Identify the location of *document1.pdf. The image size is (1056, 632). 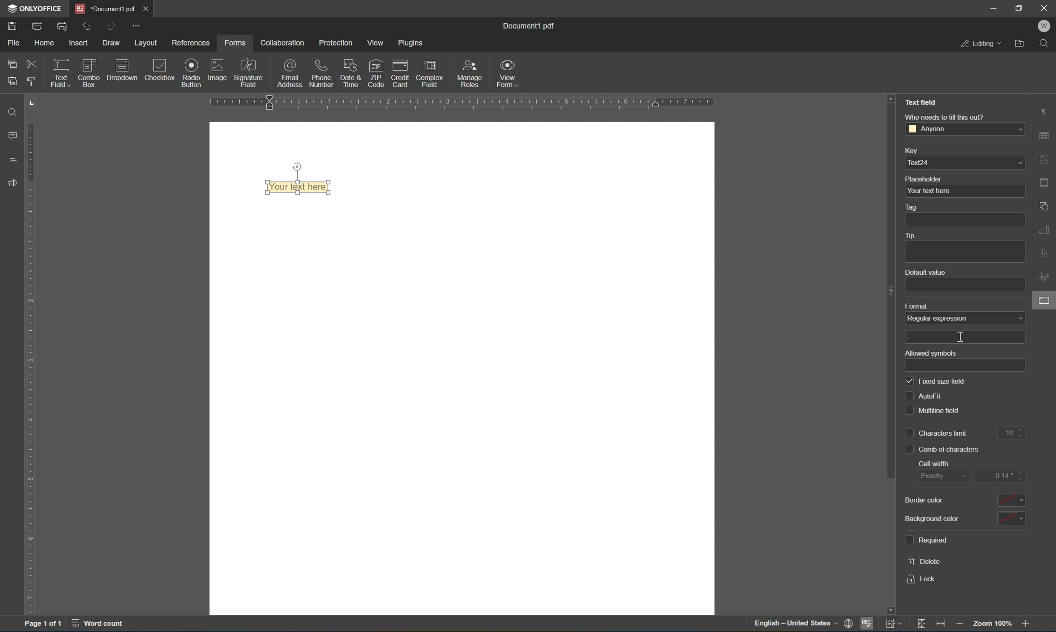
(106, 9).